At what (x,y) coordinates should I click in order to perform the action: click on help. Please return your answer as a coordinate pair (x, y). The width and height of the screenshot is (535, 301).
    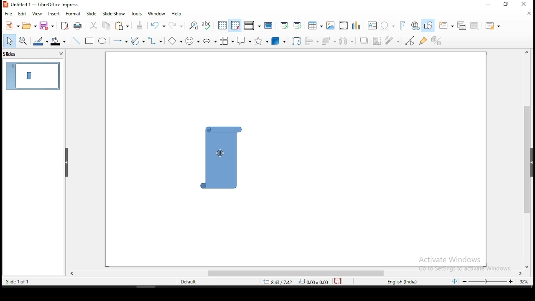
    Looking at the image, I should click on (177, 13).